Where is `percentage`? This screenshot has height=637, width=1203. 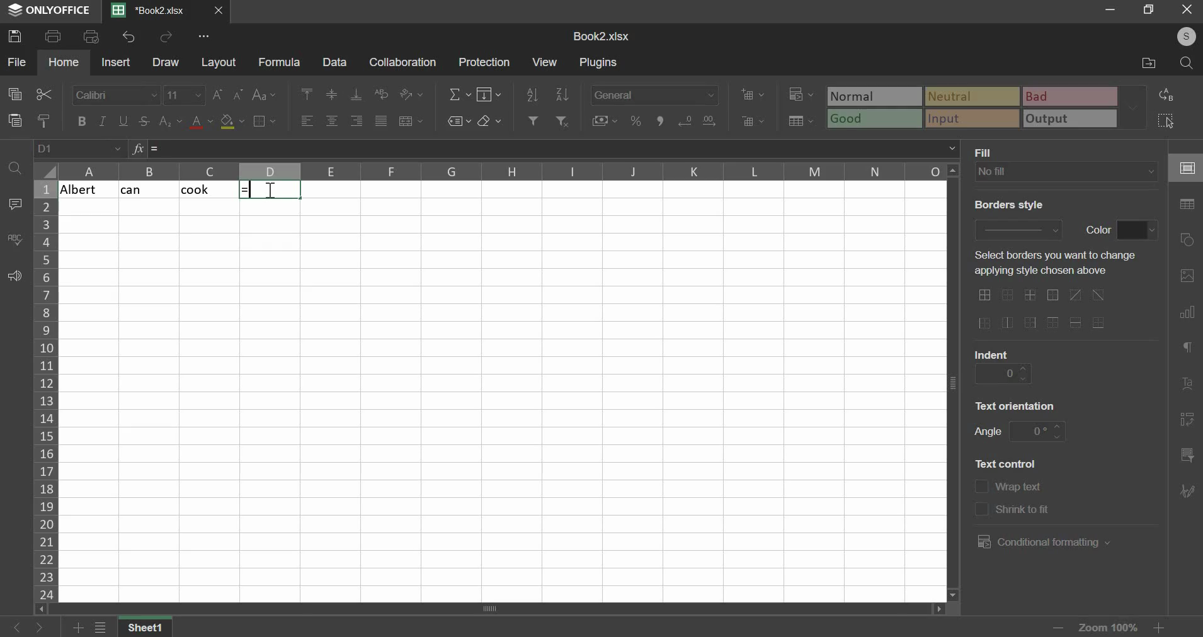 percentage is located at coordinates (635, 121).